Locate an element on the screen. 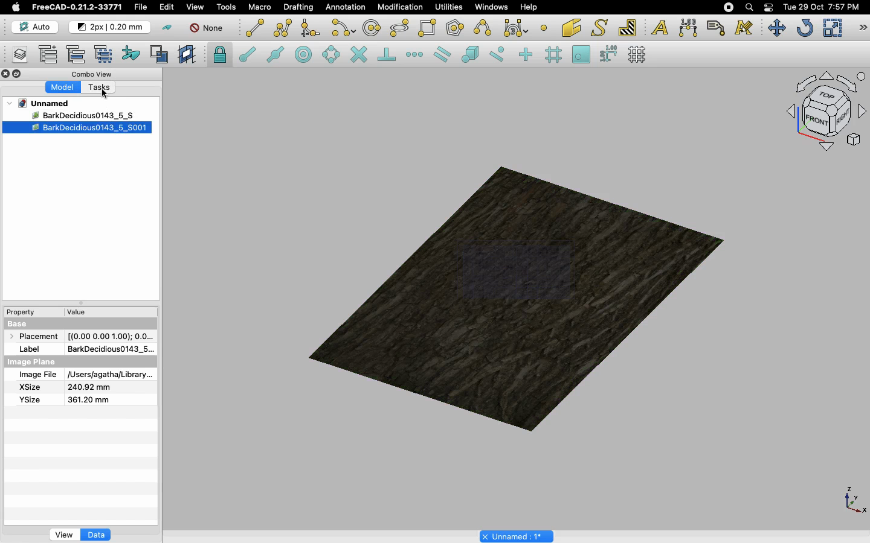 This screenshot has height=543, width=870. Snap center is located at coordinates (307, 54).